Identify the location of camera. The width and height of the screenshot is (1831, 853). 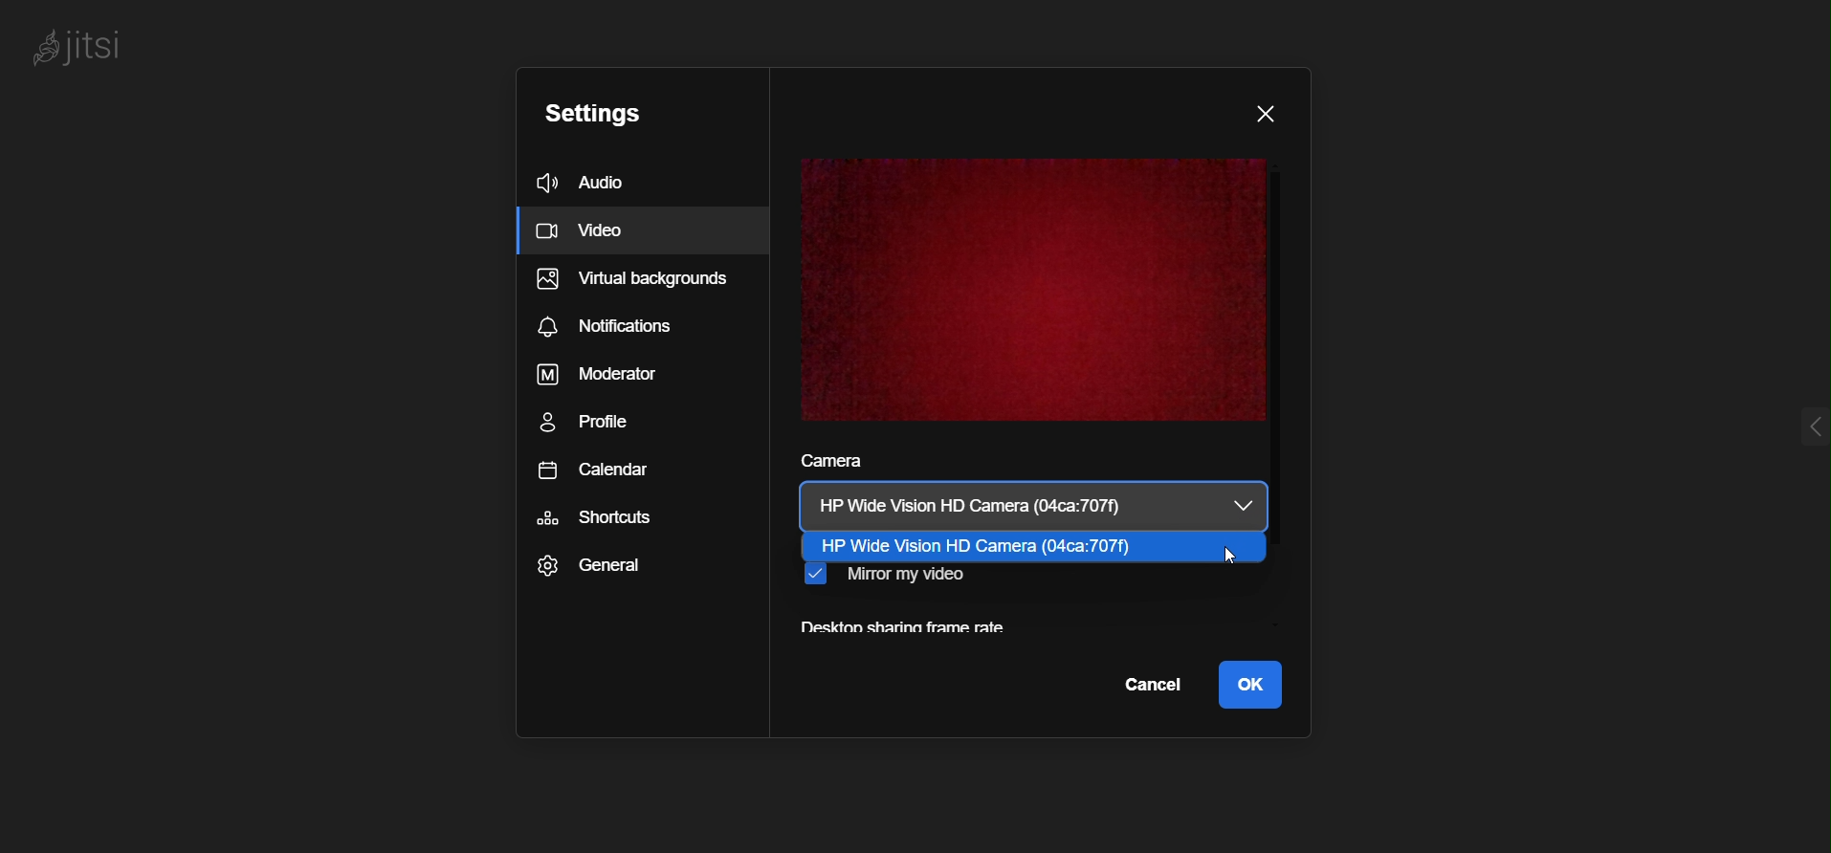
(1001, 501).